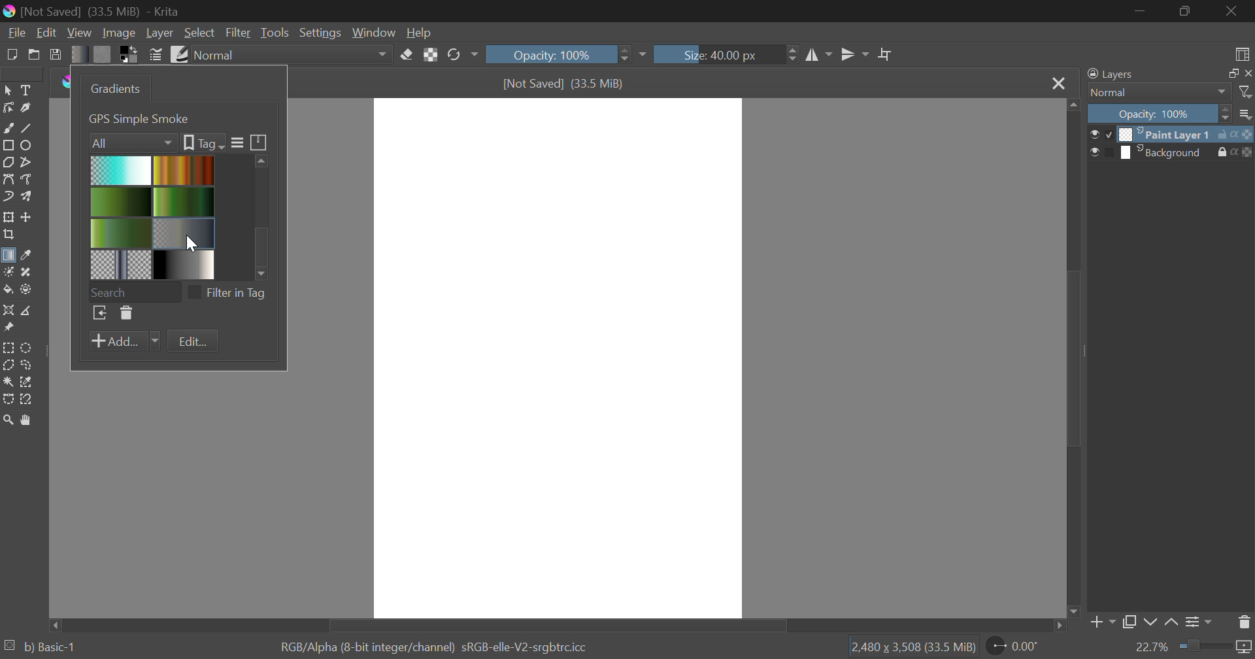 This screenshot has height=659, width=1255. What do you see at coordinates (886, 55) in the screenshot?
I see `Crop` at bounding box center [886, 55].